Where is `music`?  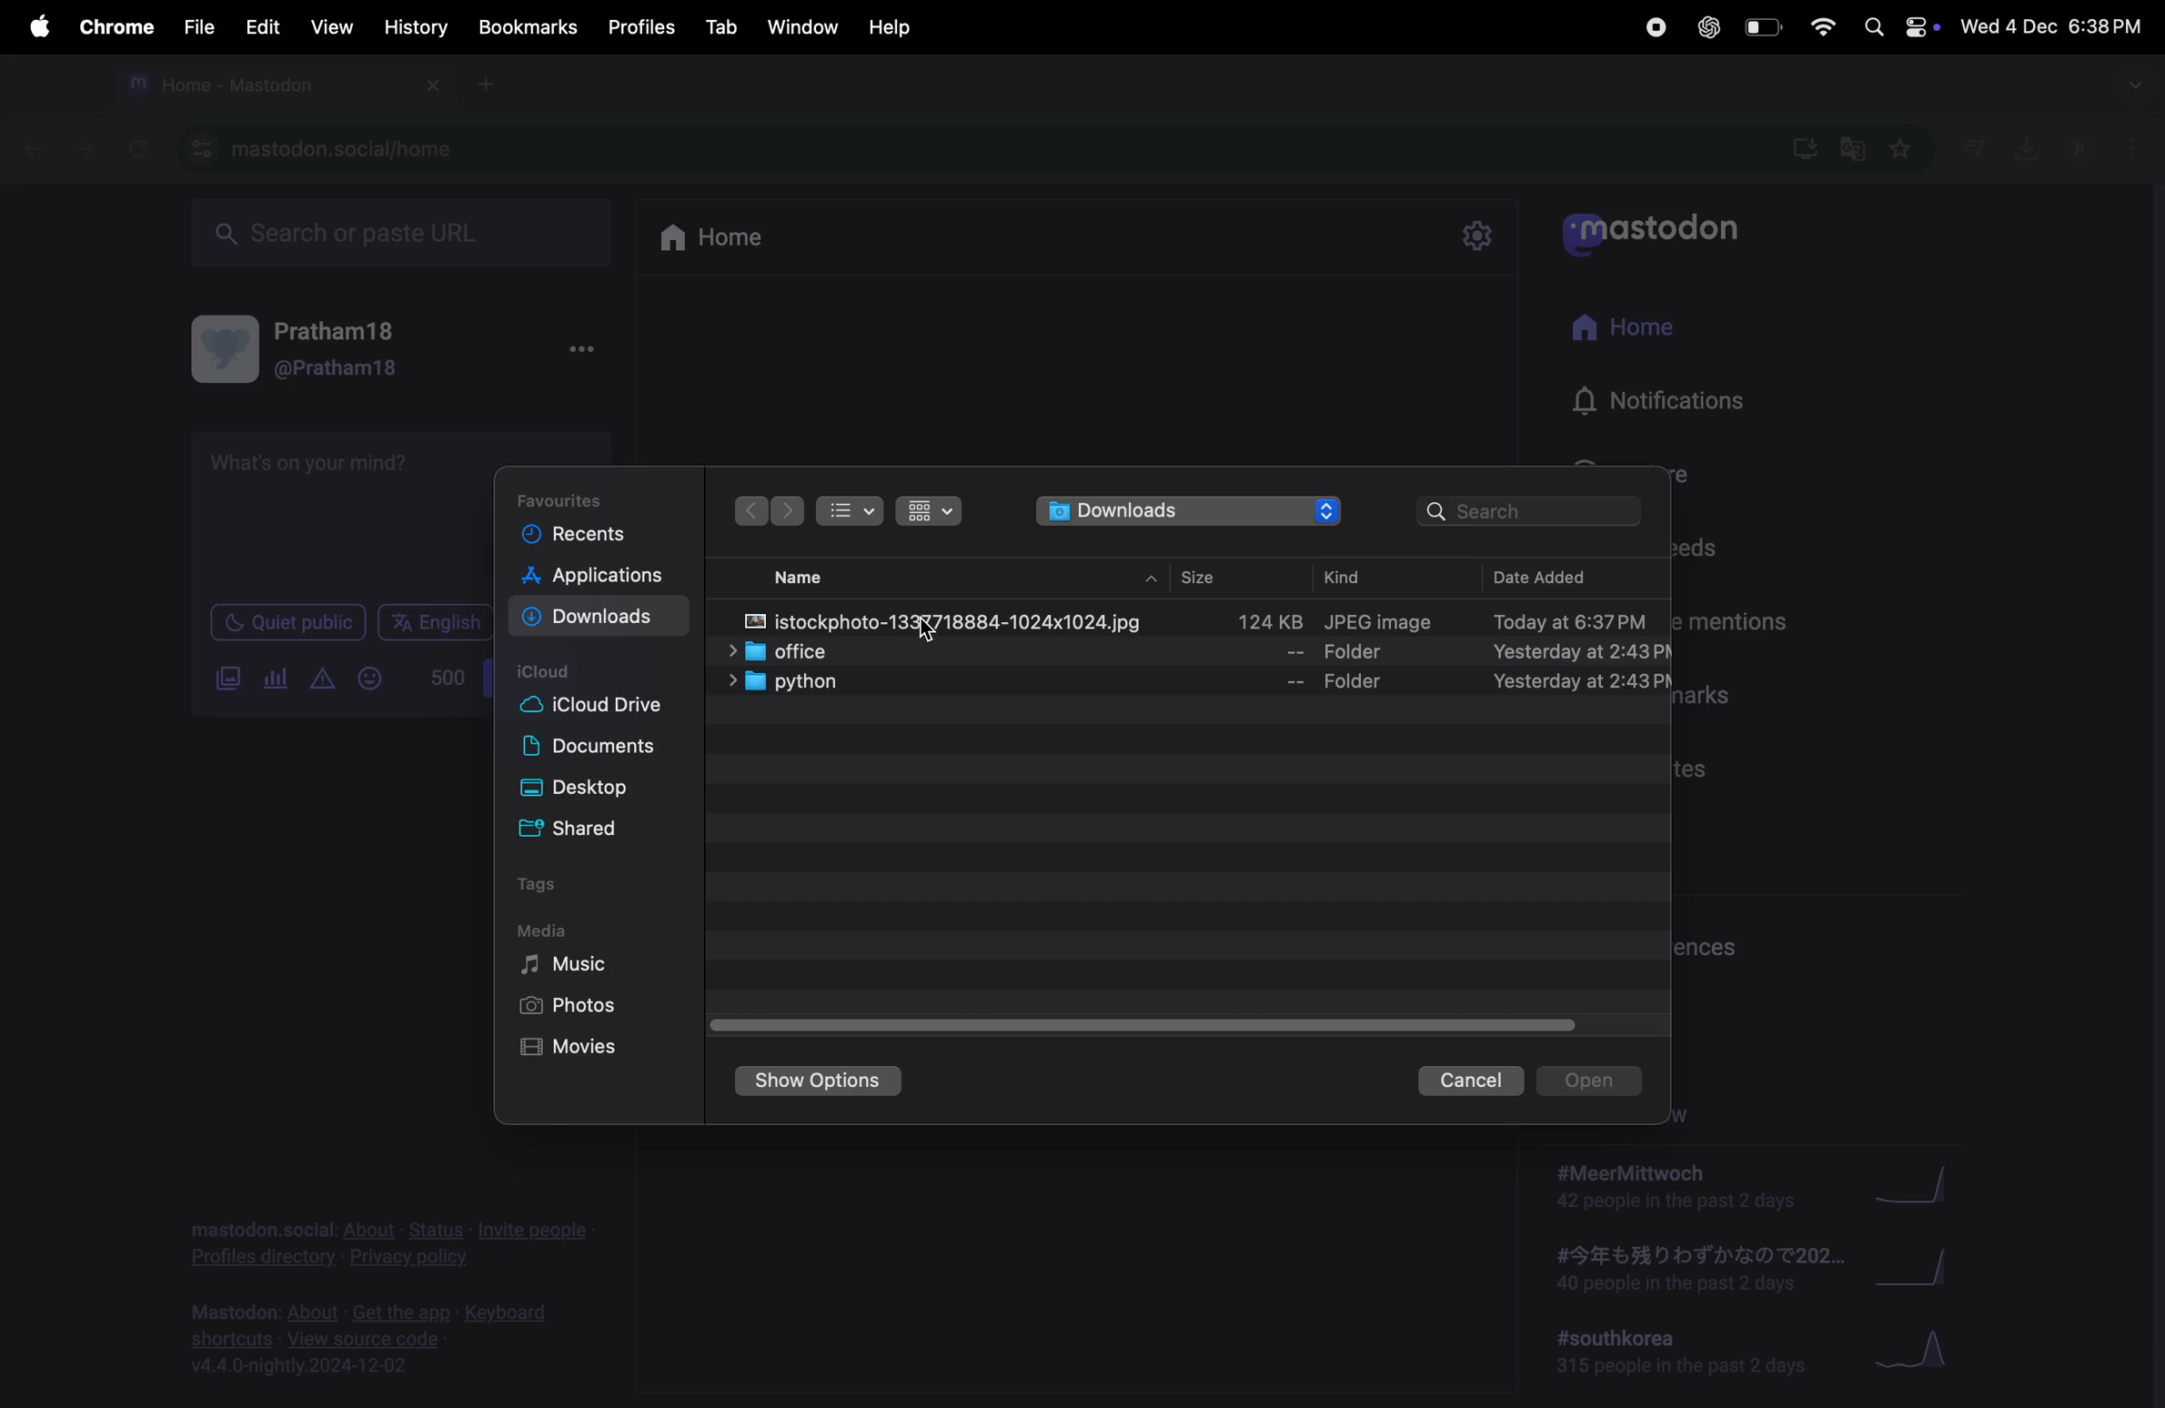 music is located at coordinates (568, 965).